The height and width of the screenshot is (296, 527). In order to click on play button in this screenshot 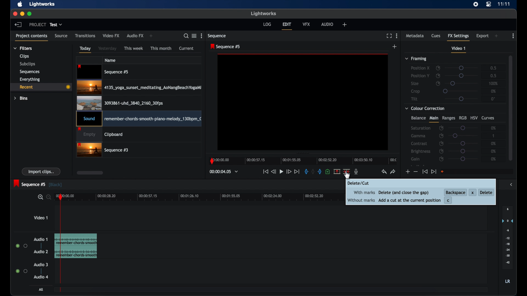, I will do `click(282, 172)`.